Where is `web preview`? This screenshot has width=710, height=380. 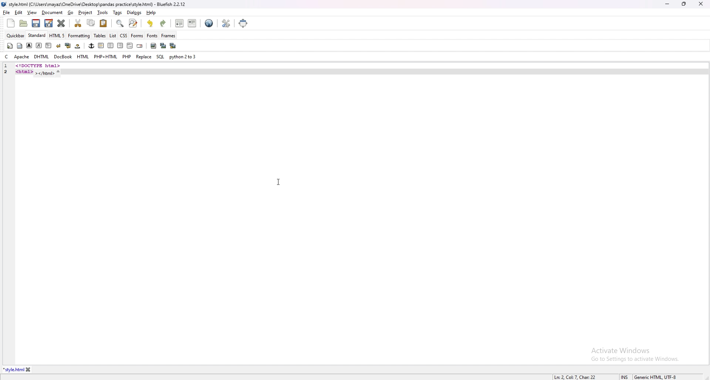
web preview is located at coordinates (209, 23).